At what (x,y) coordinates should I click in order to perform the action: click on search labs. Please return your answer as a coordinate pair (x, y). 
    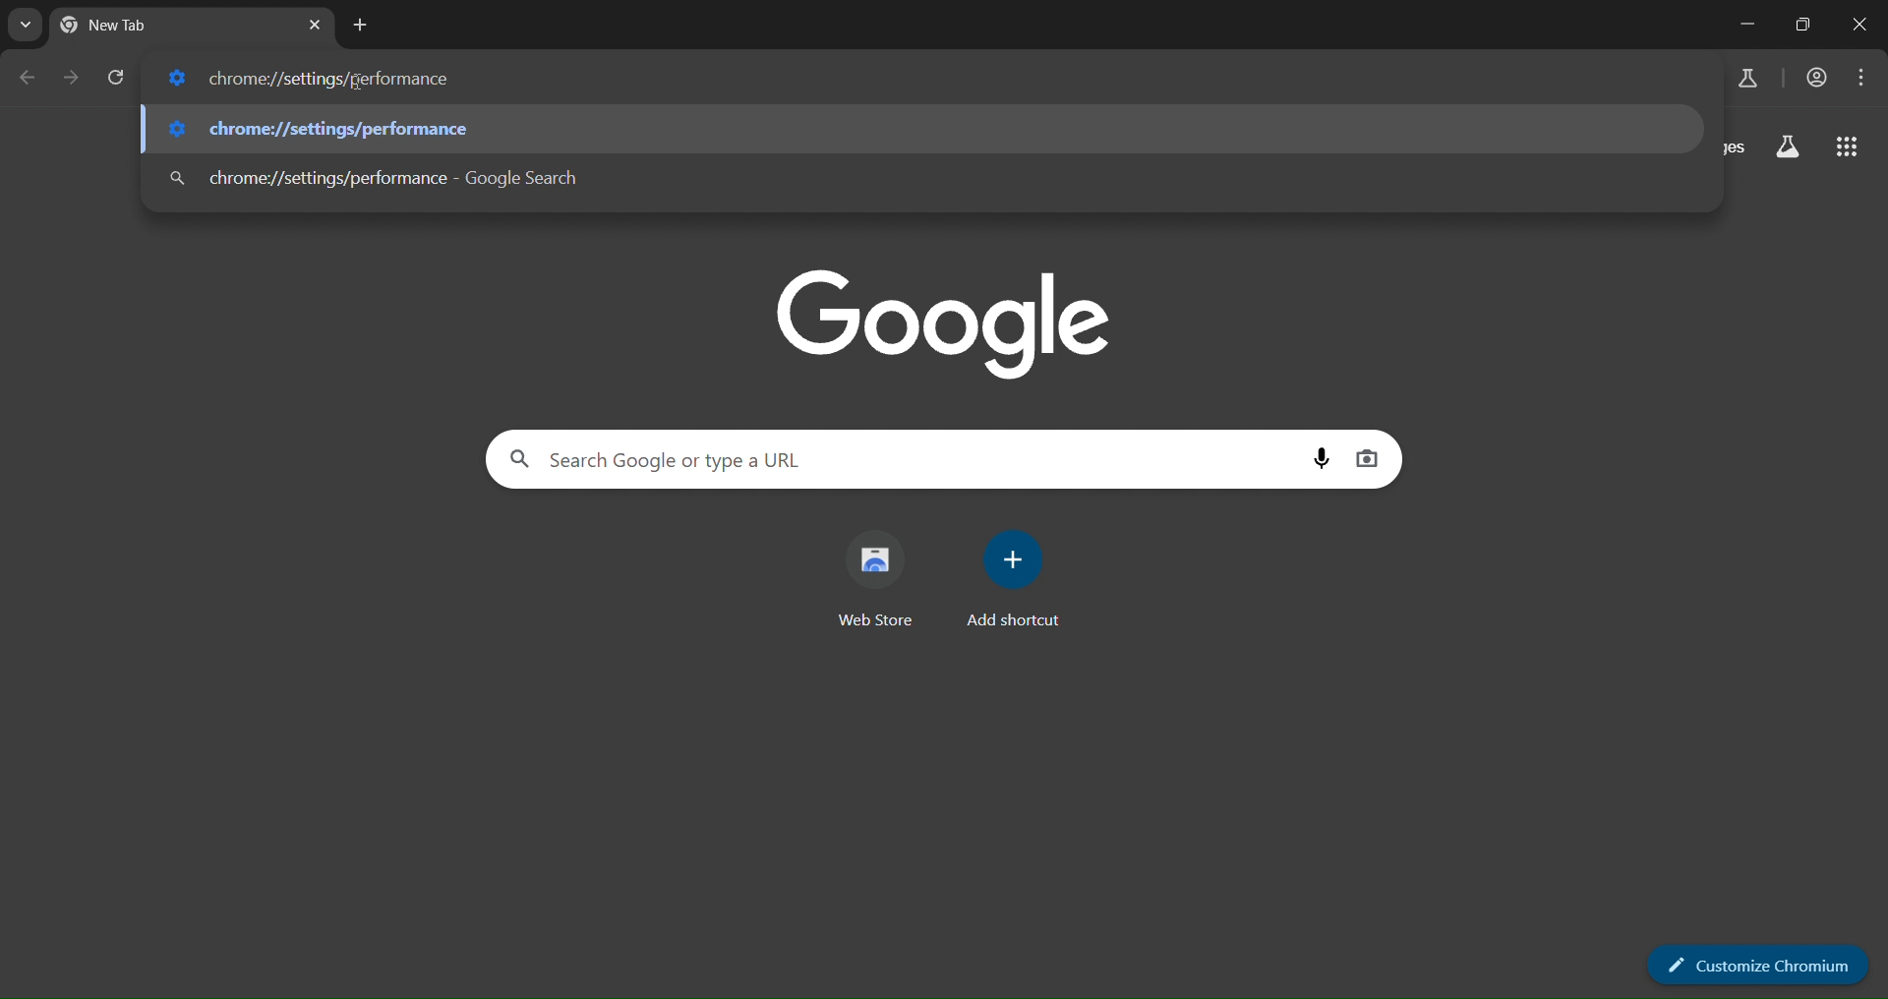
    Looking at the image, I should click on (1789, 147).